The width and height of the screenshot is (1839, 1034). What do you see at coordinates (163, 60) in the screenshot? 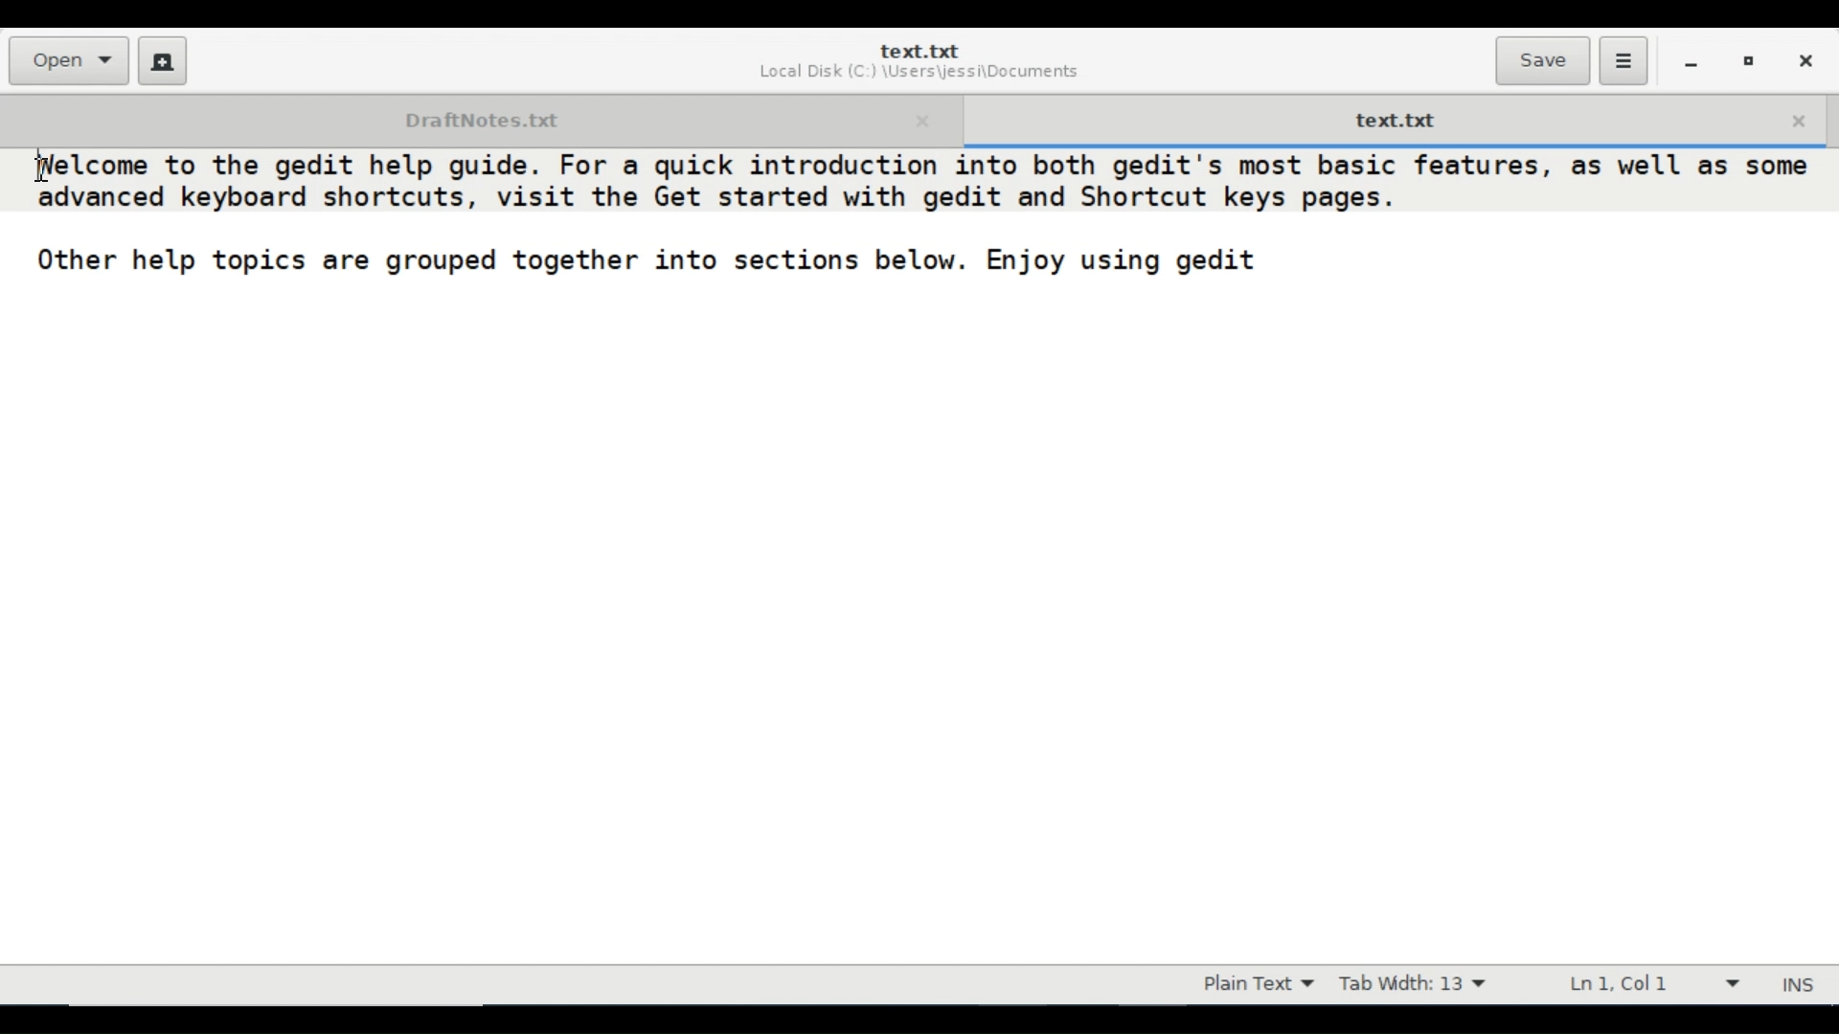
I see `Create New` at bounding box center [163, 60].